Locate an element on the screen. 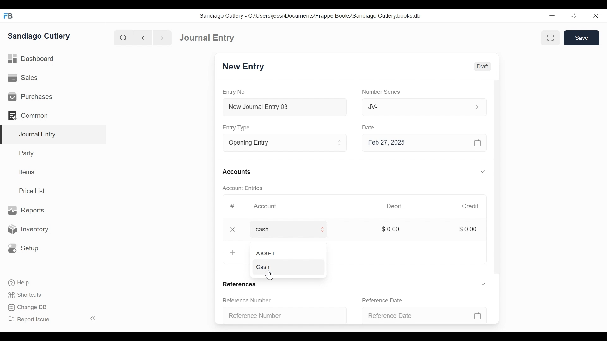 The height and width of the screenshot is (341, 607). ASSET is located at coordinates (267, 254).